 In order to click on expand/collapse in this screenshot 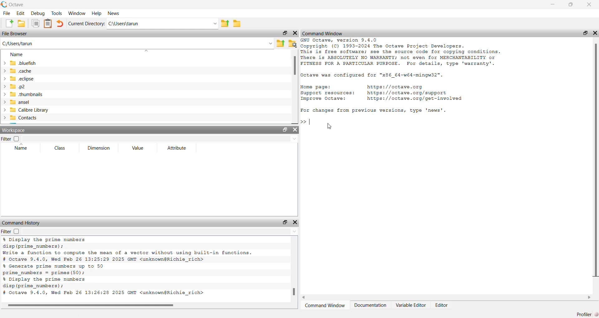, I will do `click(5, 90)`.